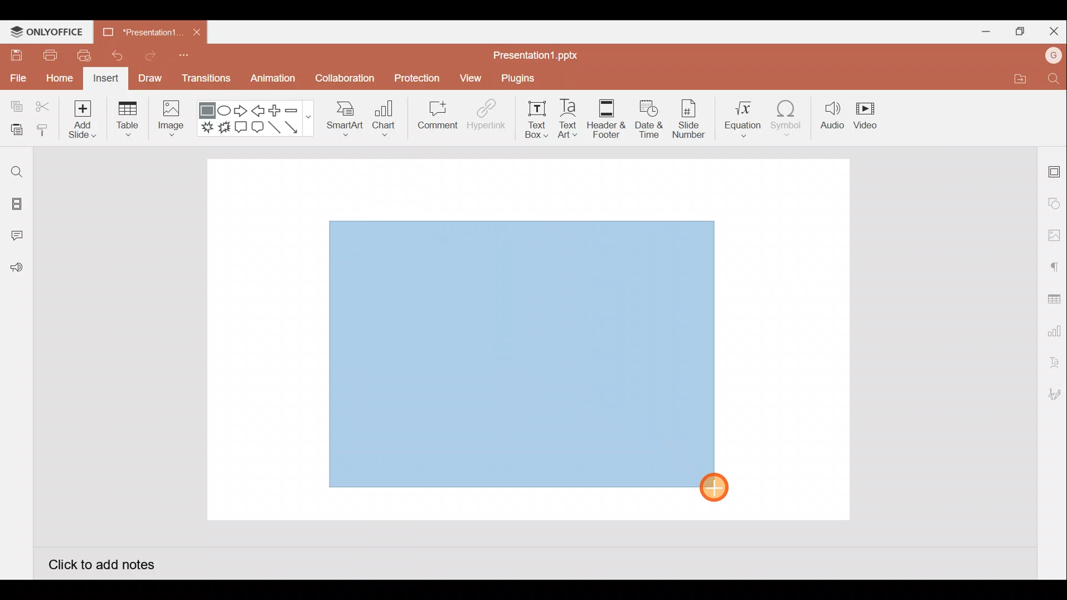 This screenshot has width=1067, height=600. I want to click on SmartArt, so click(344, 117).